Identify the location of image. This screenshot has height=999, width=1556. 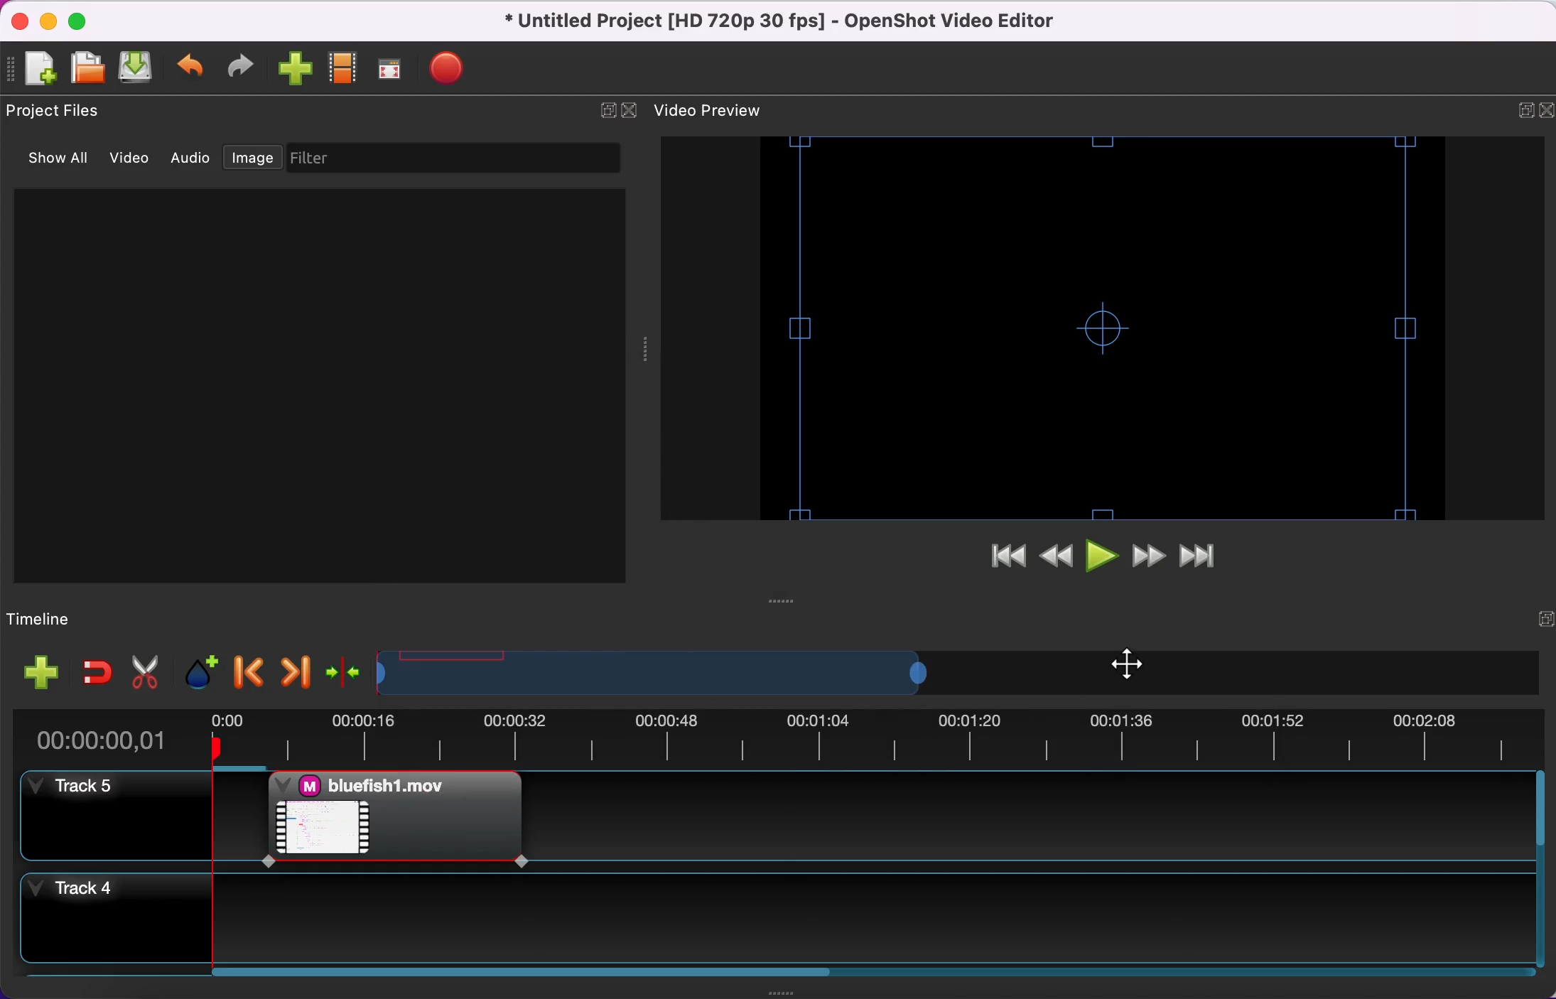
(250, 158).